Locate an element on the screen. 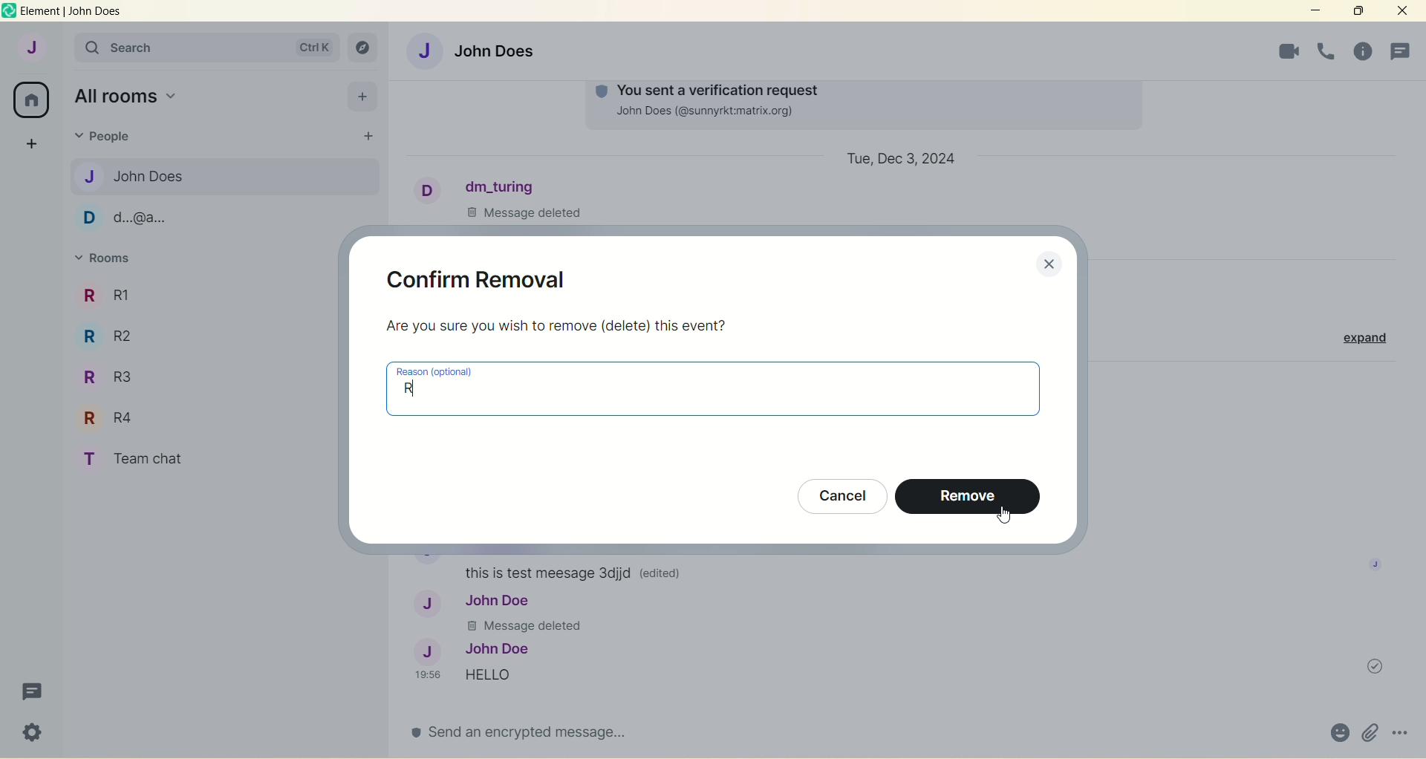 The image size is (1426, 759). room info is located at coordinates (1322, 52).